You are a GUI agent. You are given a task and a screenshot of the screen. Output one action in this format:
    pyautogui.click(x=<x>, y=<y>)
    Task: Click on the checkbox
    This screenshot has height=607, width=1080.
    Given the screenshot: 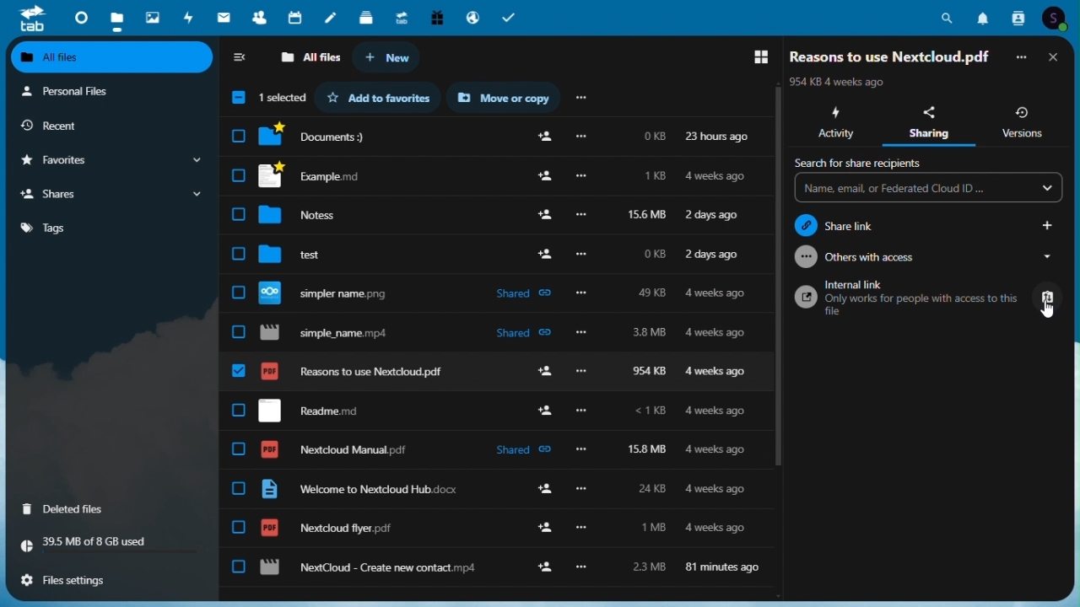 What is the action you would take?
    pyautogui.click(x=239, y=213)
    